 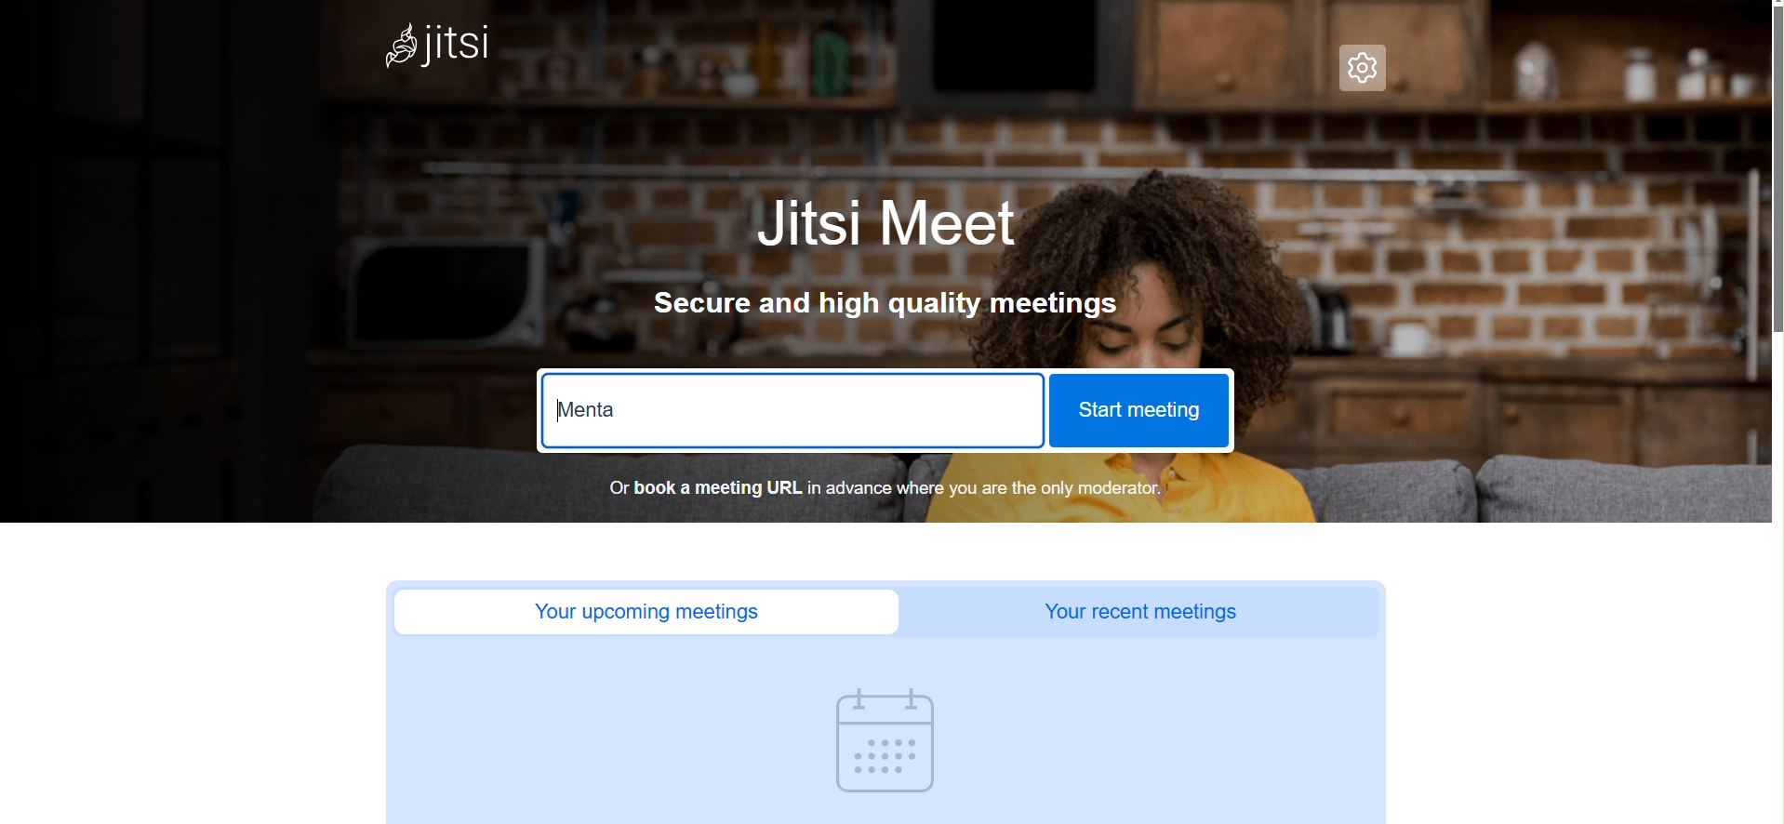 I want to click on Start meeting, so click(x=1140, y=411).